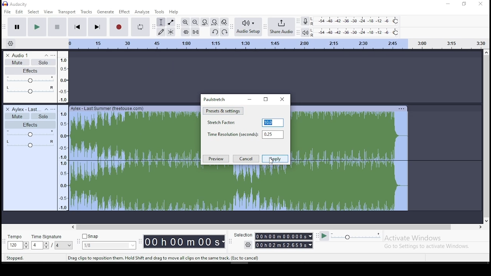 The width and height of the screenshot is (491, 276). Describe the element at coordinates (244, 122) in the screenshot. I see `stretch factor` at that location.